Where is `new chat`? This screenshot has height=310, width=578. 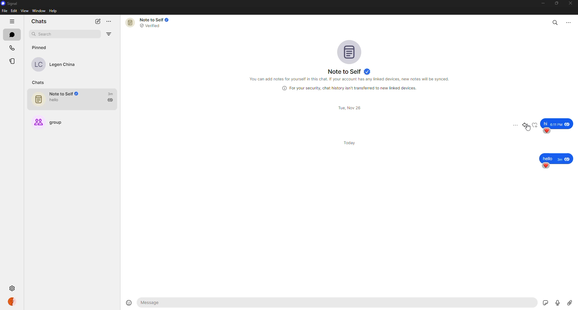
new chat is located at coordinates (98, 21).